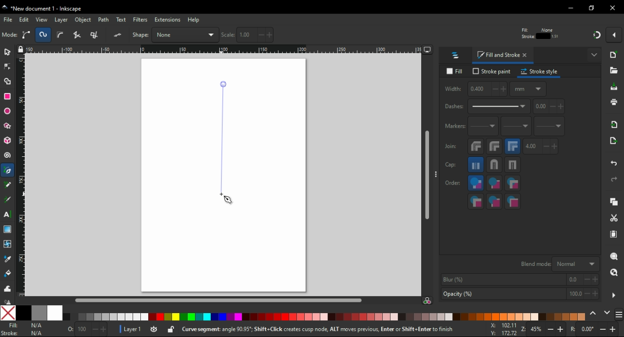 The image size is (624, 337). What do you see at coordinates (7, 229) in the screenshot?
I see `gradient` at bounding box center [7, 229].